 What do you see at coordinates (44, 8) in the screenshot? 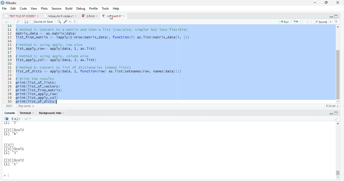
I see `Plots` at bounding box center [44, 8].